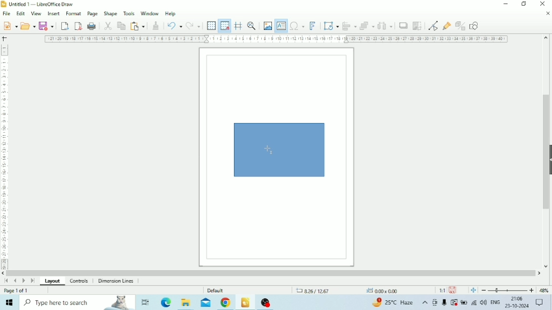  I want to click on Mic, so click(444, 303).